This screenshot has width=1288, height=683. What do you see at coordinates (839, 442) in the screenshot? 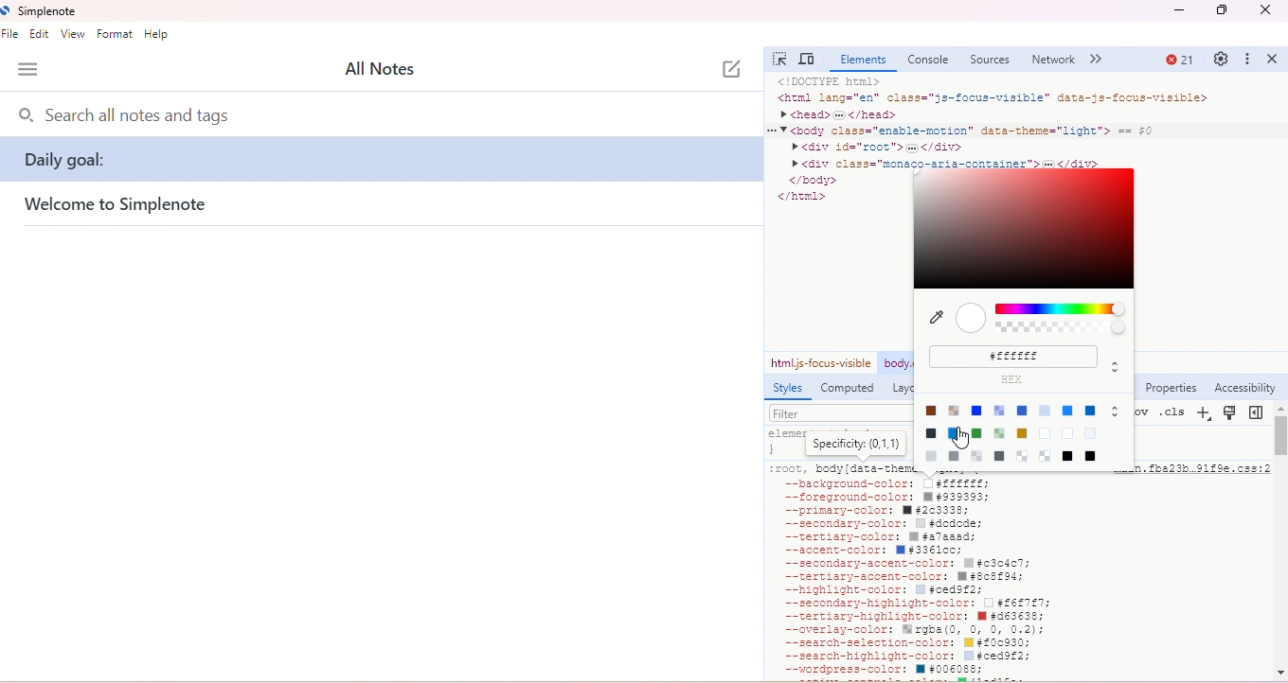
I see `element style` at bounding box center [839, 442].